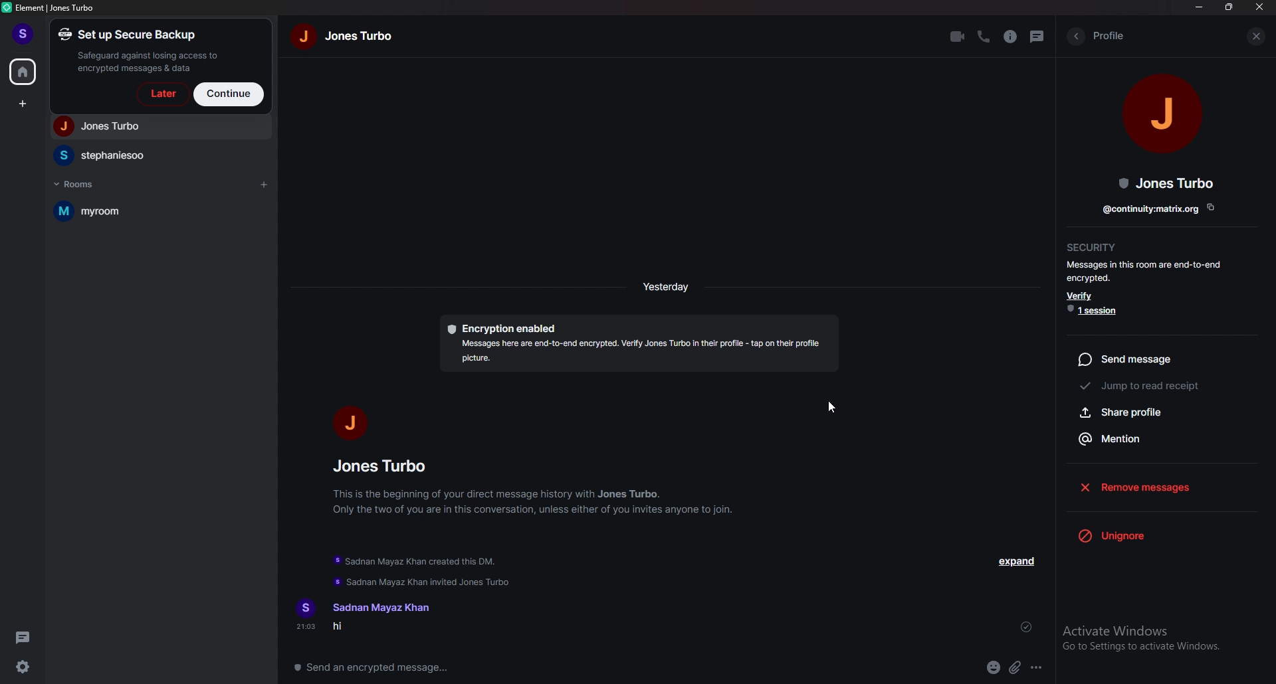 This screenshot has height=684, width=1276. Describe the element at coordinates (1158, 412) in the screenshot. I see `share profile` at that location.